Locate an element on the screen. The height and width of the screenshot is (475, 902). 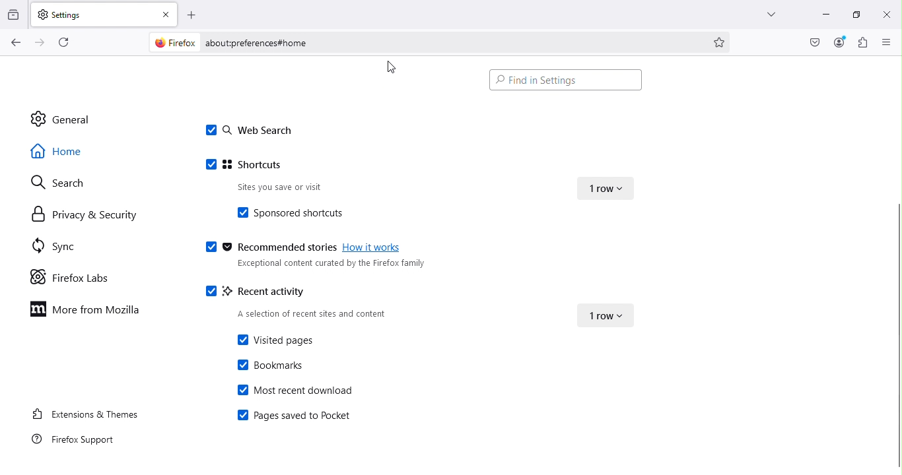
Drop down menu is located at coordinates (608, 185).